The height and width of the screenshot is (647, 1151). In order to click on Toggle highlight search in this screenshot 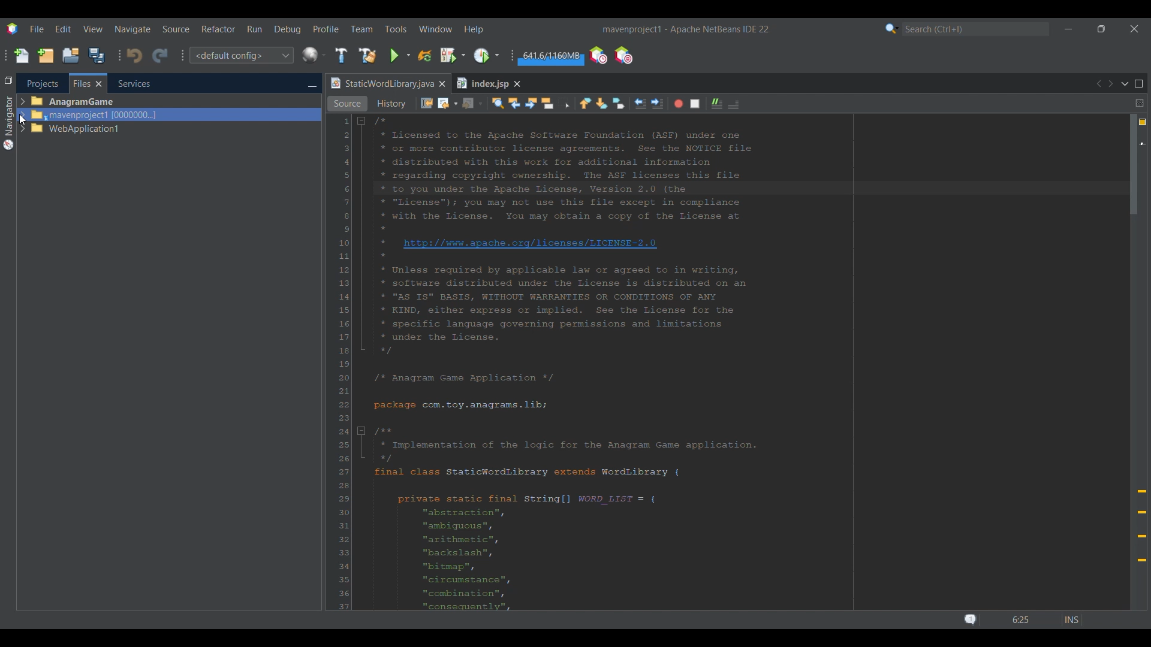, I will do `click(547, 104)`.